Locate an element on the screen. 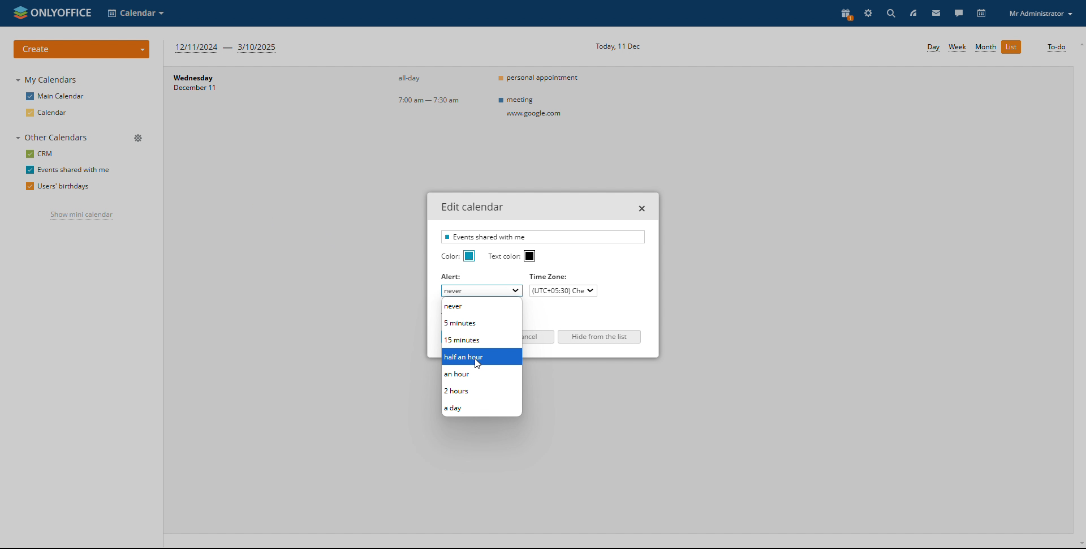 This screenshot has width=1086, height=549. calendar is located at coordinates (50, 112).